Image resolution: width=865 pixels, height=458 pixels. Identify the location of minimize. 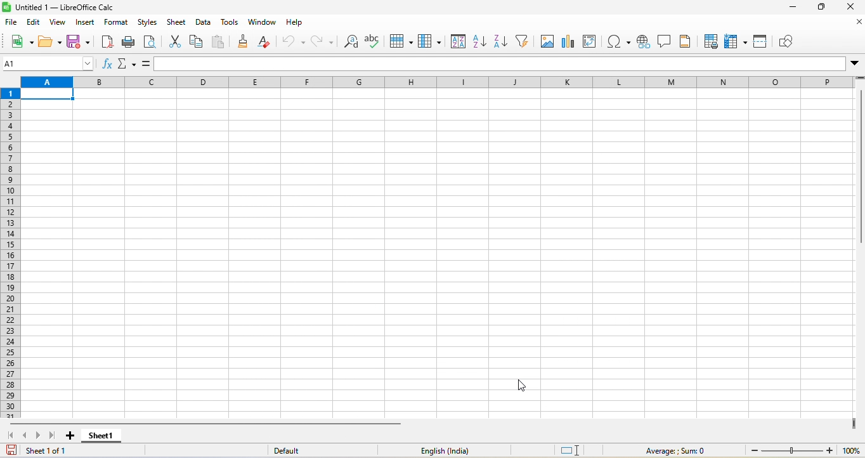
(795, 8).